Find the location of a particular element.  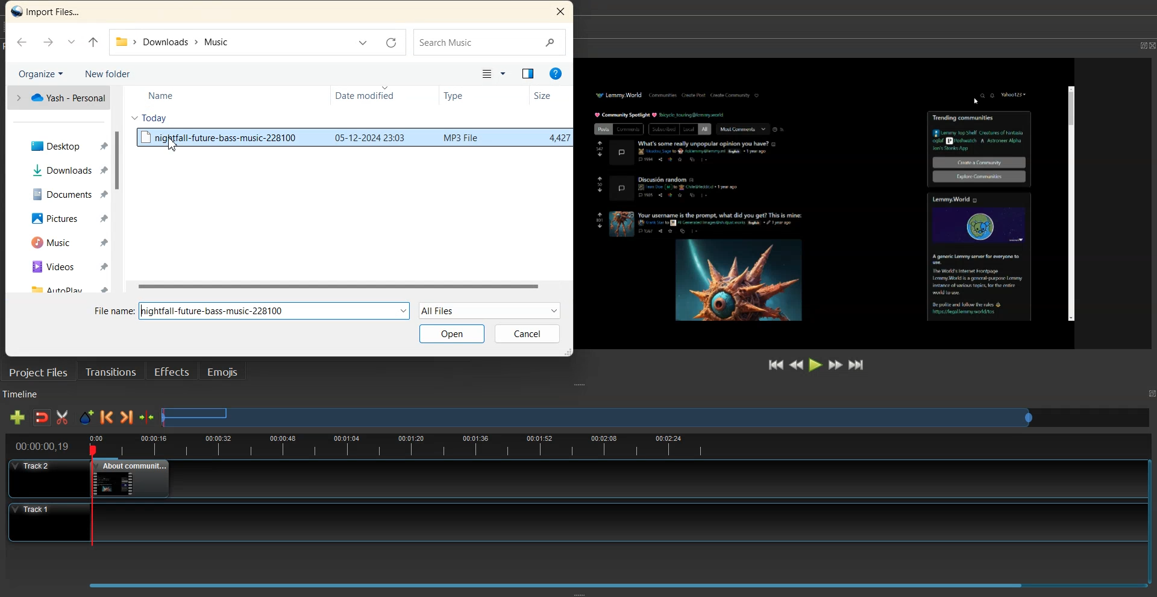

Transition is located at coordinates (111, 371).